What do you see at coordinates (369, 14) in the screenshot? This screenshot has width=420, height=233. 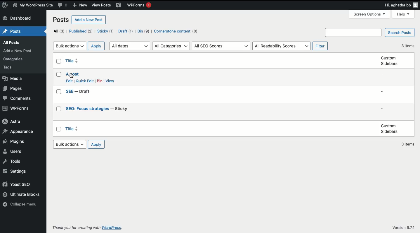 I see `Screen options` at bounding box center [369, 14].